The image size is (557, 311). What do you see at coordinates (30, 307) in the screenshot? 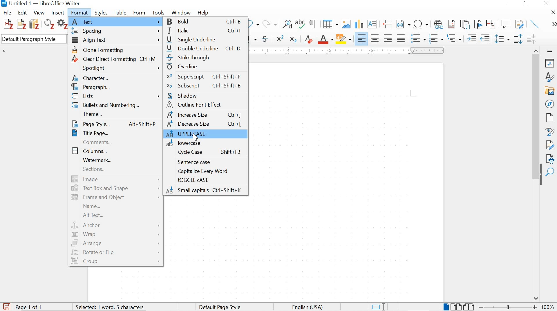
I see `page 1 of 1` at bounding box center [30, 307].